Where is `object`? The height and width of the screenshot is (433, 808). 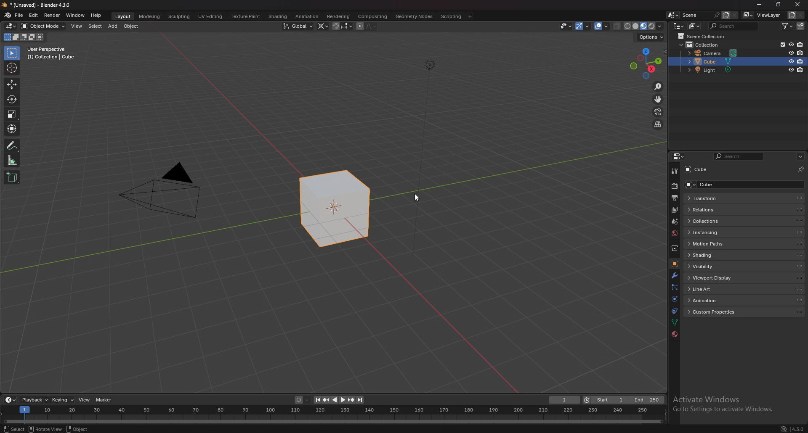 object is located at coordinates (131, 26).